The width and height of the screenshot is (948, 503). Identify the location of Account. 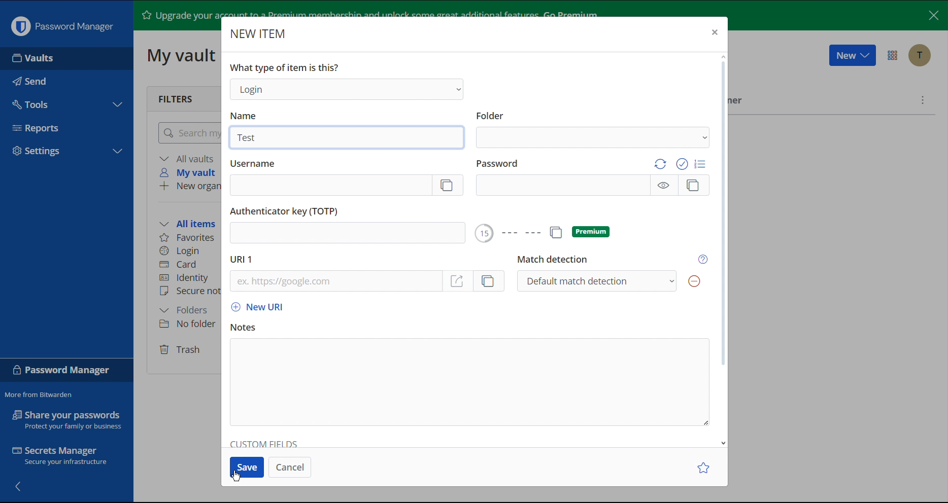
(920, 56).